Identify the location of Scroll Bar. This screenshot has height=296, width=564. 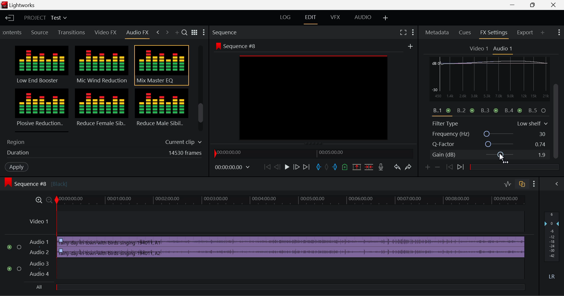
(201, 90).